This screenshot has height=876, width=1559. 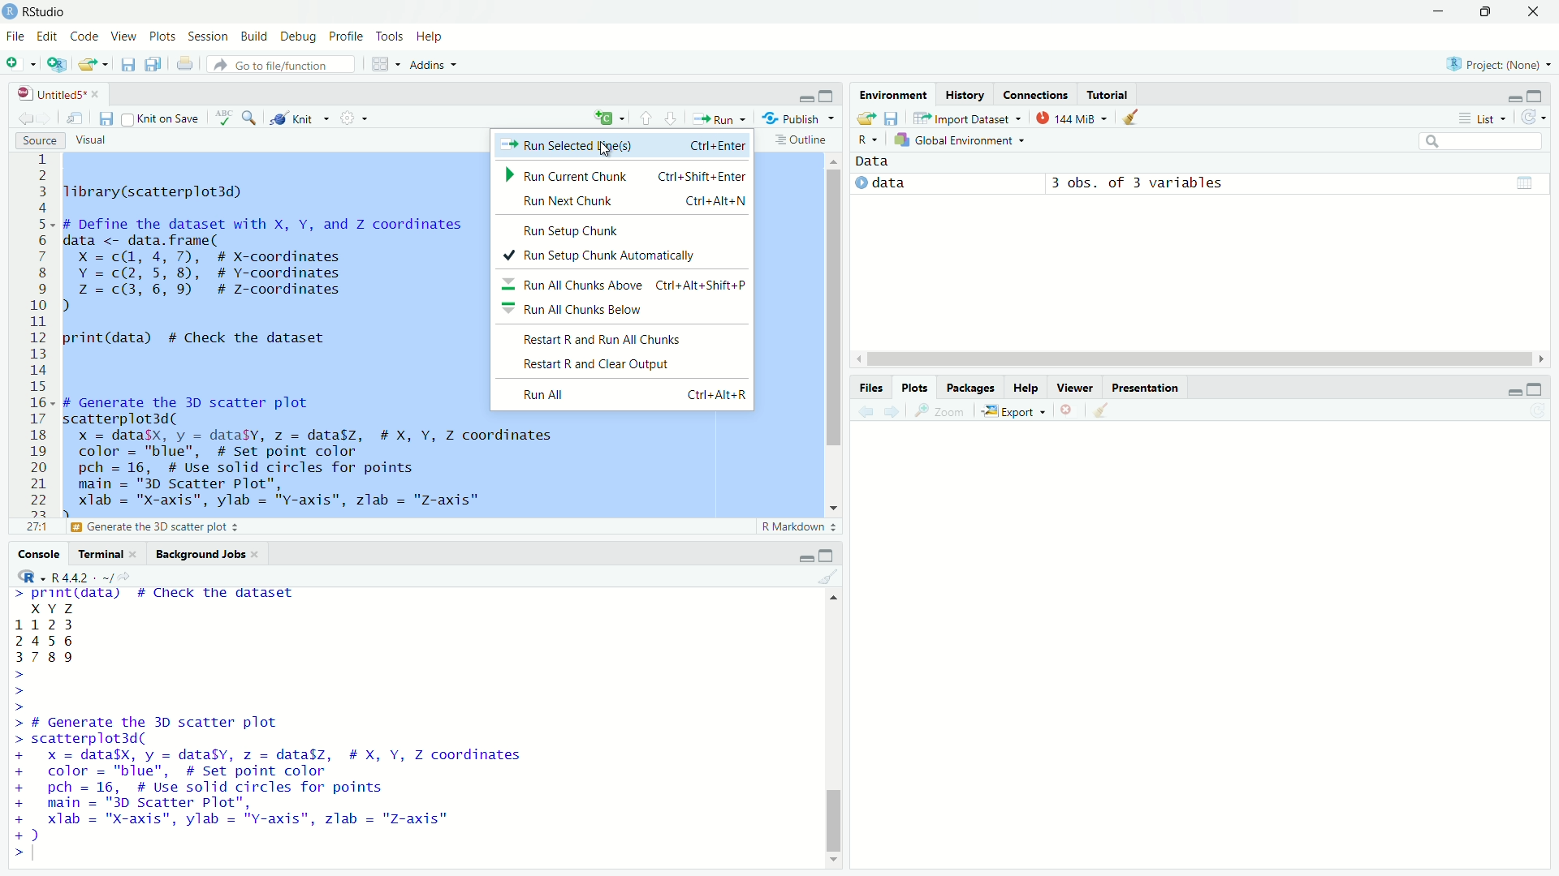 What do you see at coordinates (1509, 389) in the screenshot?
I see `minimize` at bounding box center [1509, 389].